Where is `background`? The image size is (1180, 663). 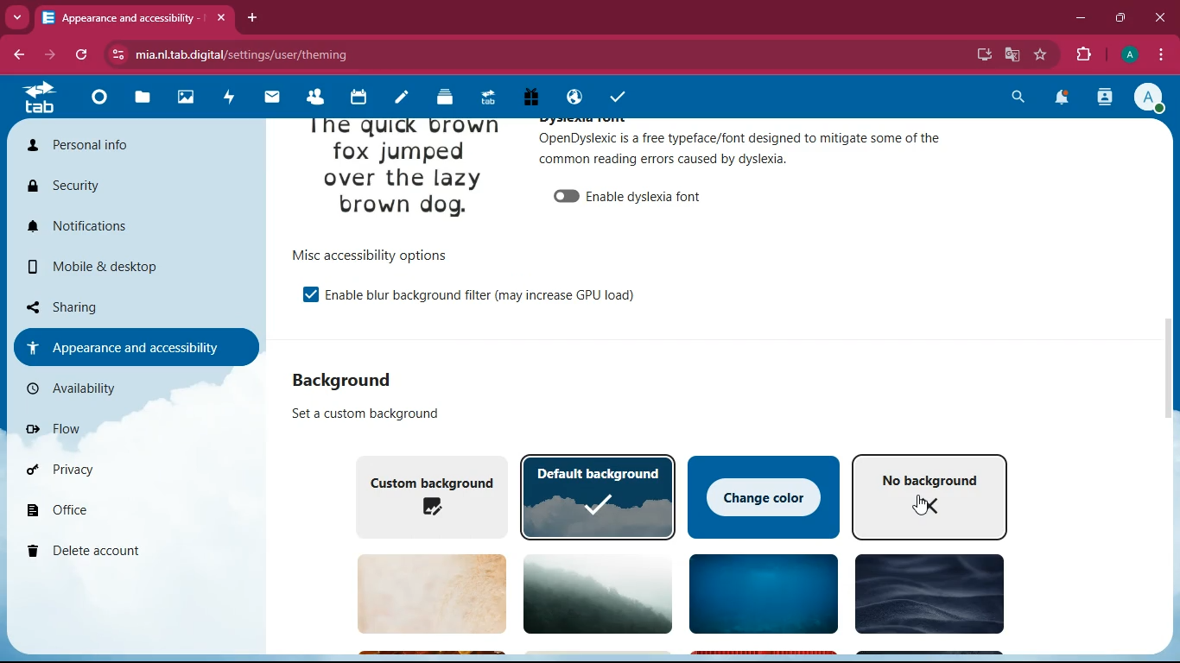
background is located at coordinates (759, 596).